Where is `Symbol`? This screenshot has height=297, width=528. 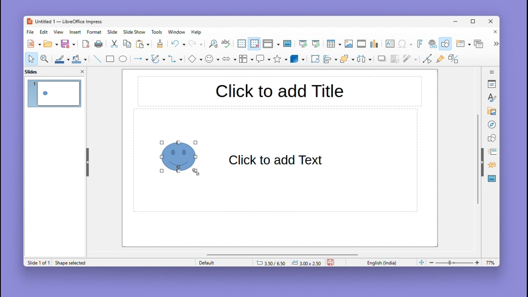 Symbol is located at coordinates (213, 59).